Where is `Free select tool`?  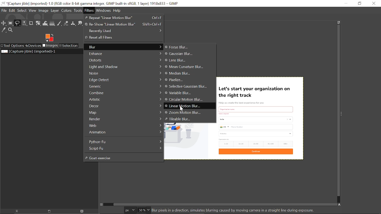
Free select tool is located at coordinates (17, 23).